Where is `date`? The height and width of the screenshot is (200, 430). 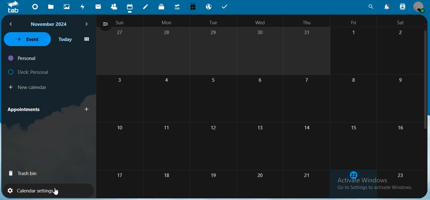
date is located at coordinates (259, 103).